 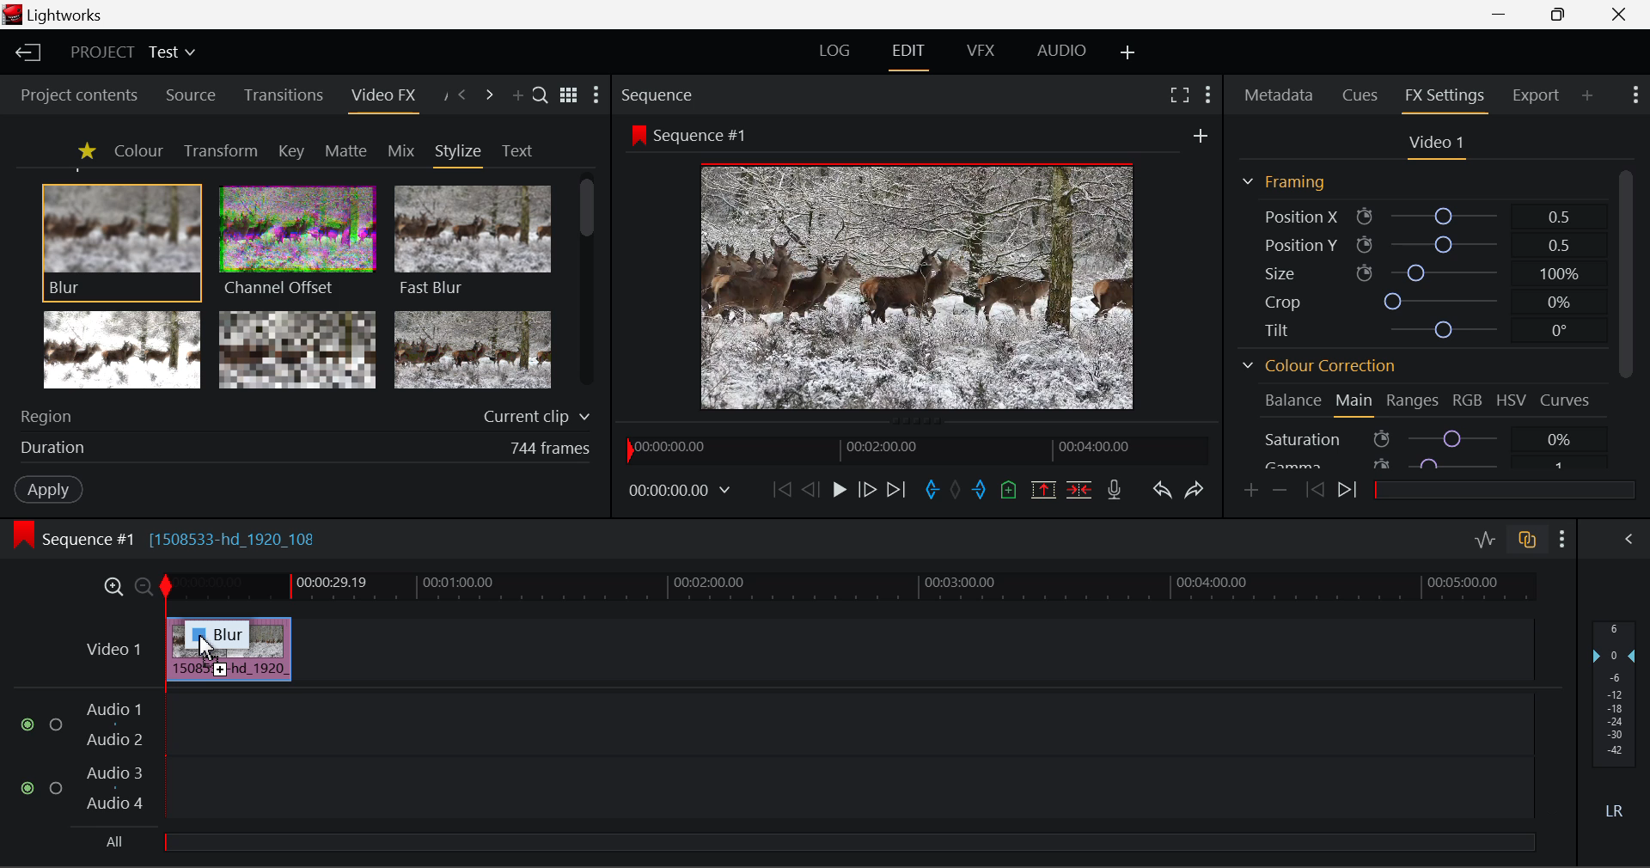 What do you see at coordinates (1414, 401) in the screenshot?
I see `Ranges` at bounding box center [1414, 401].